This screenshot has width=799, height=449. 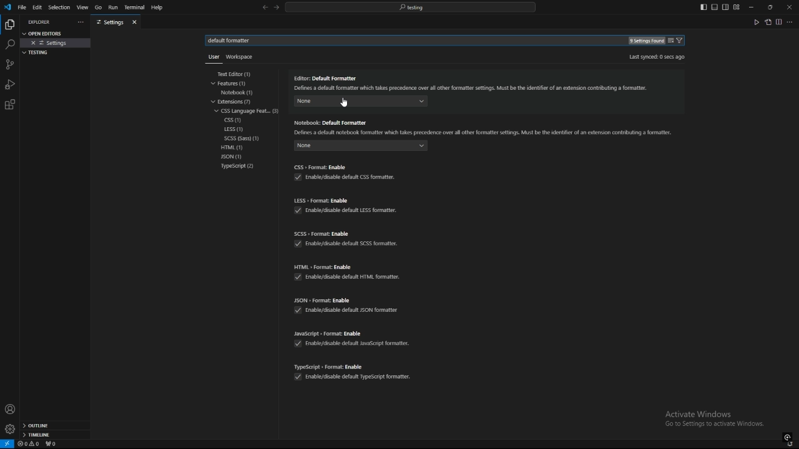 I want to click on selection, so click(x=59, y=7).